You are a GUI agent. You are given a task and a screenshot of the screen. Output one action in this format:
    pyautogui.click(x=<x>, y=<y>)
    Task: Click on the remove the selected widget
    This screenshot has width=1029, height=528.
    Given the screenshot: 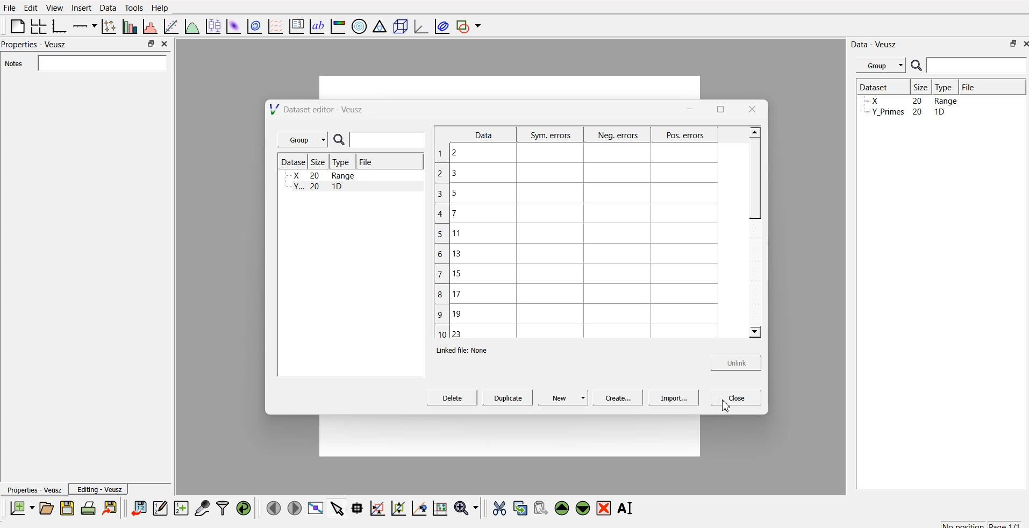 What is the action you would take?
    pyautogui.click(x=606, y=508)
    